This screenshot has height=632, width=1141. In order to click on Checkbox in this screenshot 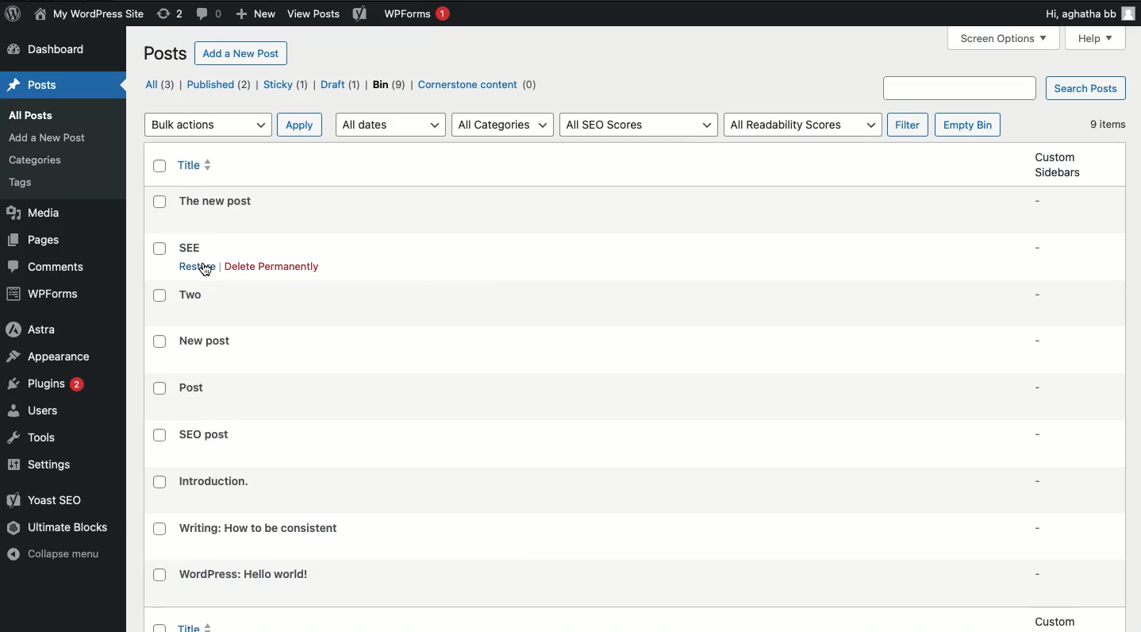, I will do `click(160, 575)`.